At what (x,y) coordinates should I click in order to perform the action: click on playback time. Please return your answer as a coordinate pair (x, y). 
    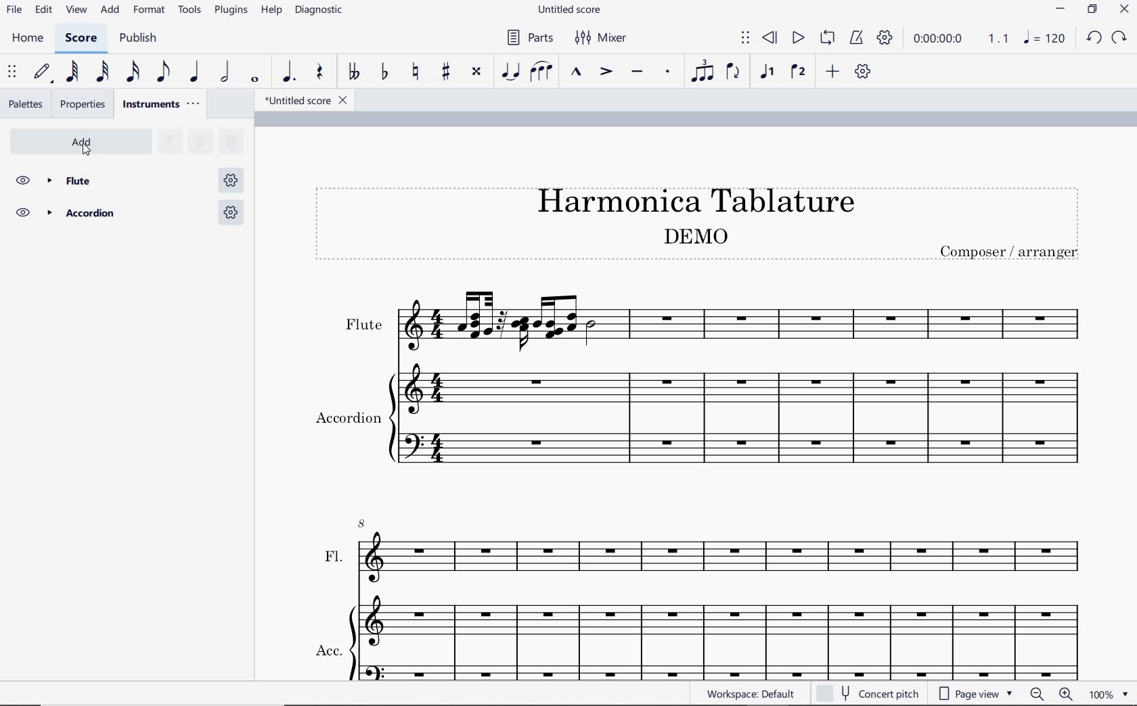
    Looking at the image, I should click on (941, 41).